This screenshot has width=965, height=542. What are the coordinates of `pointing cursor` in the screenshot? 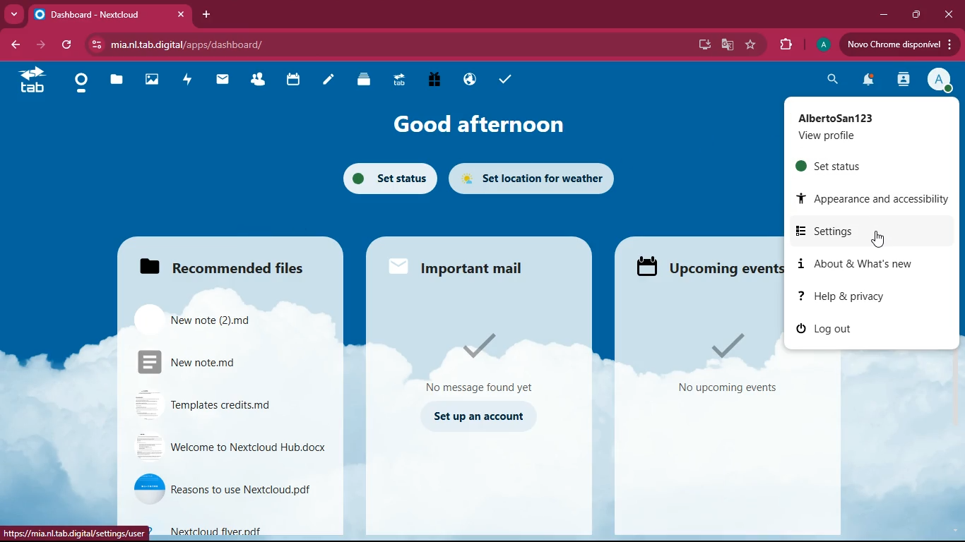 It's located at (880, 239).